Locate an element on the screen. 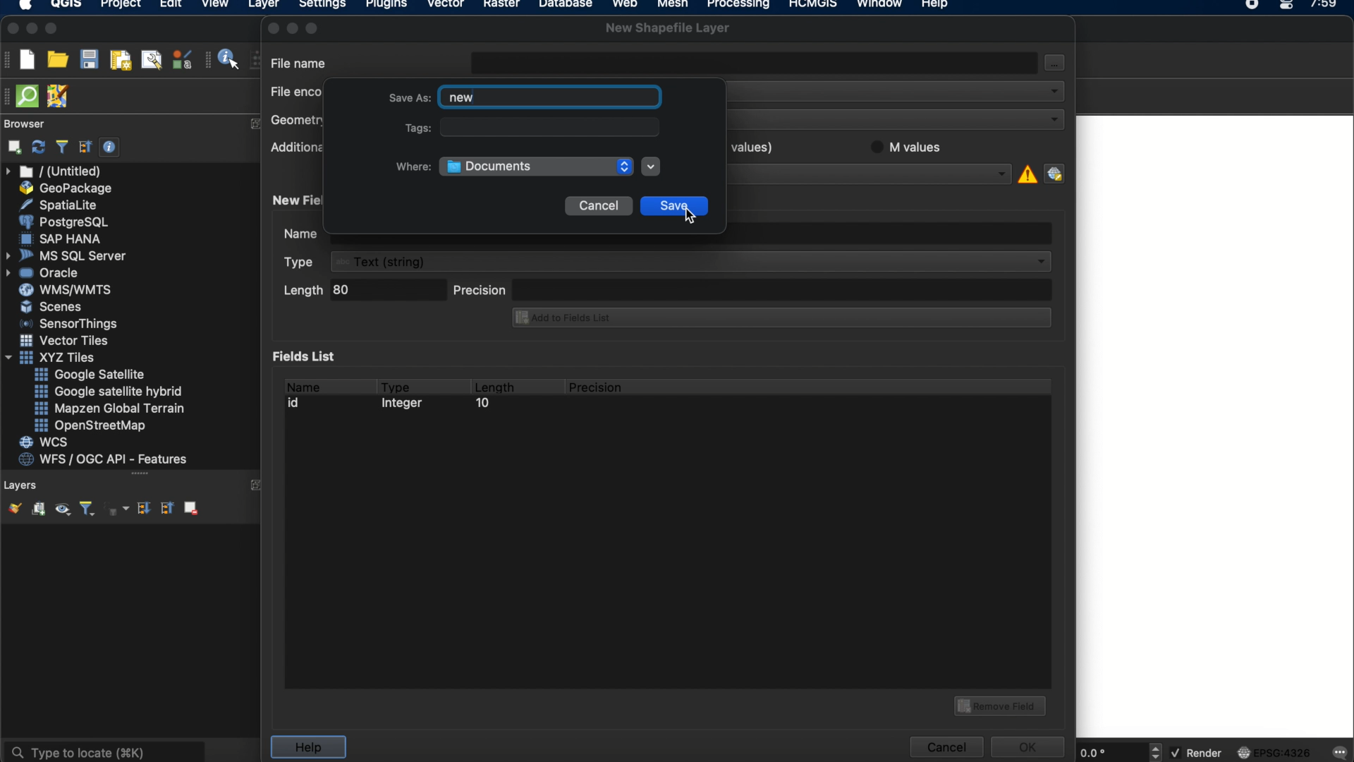  dropdown is located at coordinates (1053, 90).